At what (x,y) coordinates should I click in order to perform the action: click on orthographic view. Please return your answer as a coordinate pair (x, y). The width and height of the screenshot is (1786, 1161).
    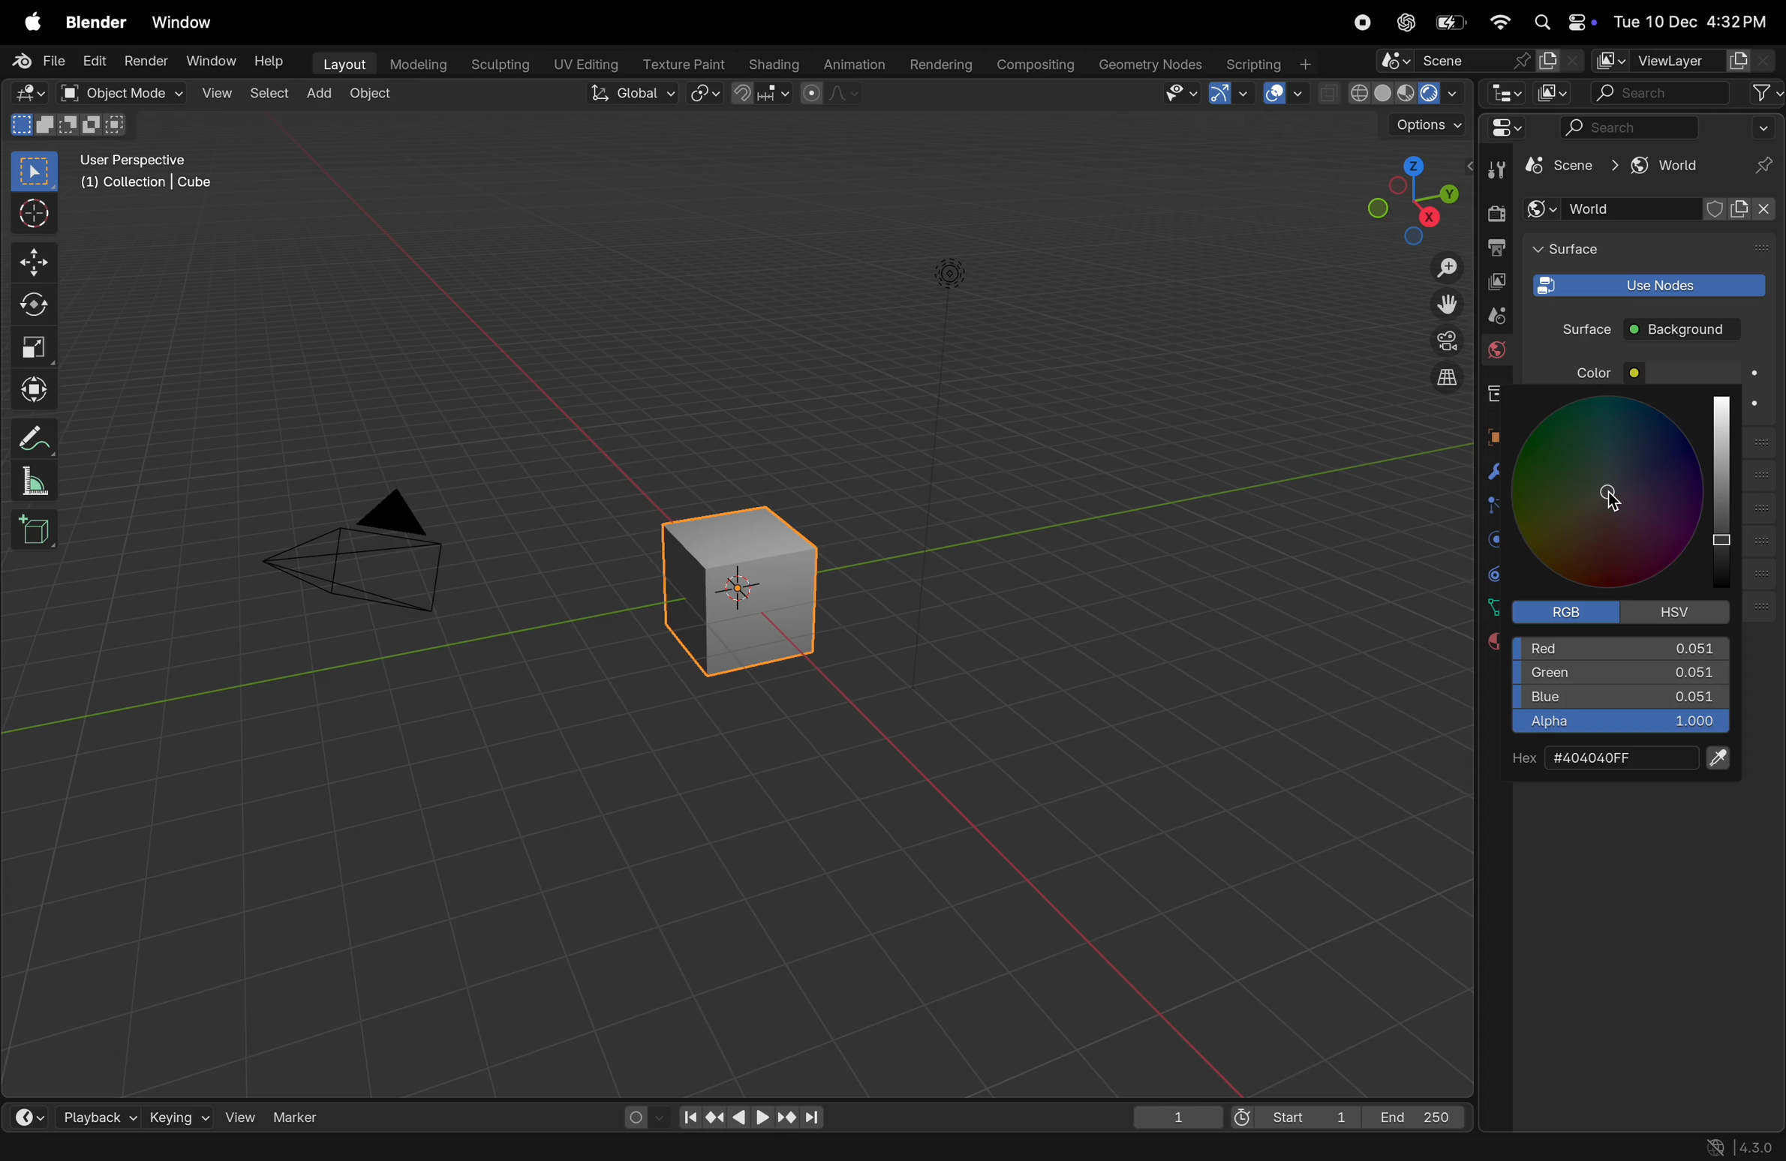
    Looking at the image, I should click on (1438, 378).